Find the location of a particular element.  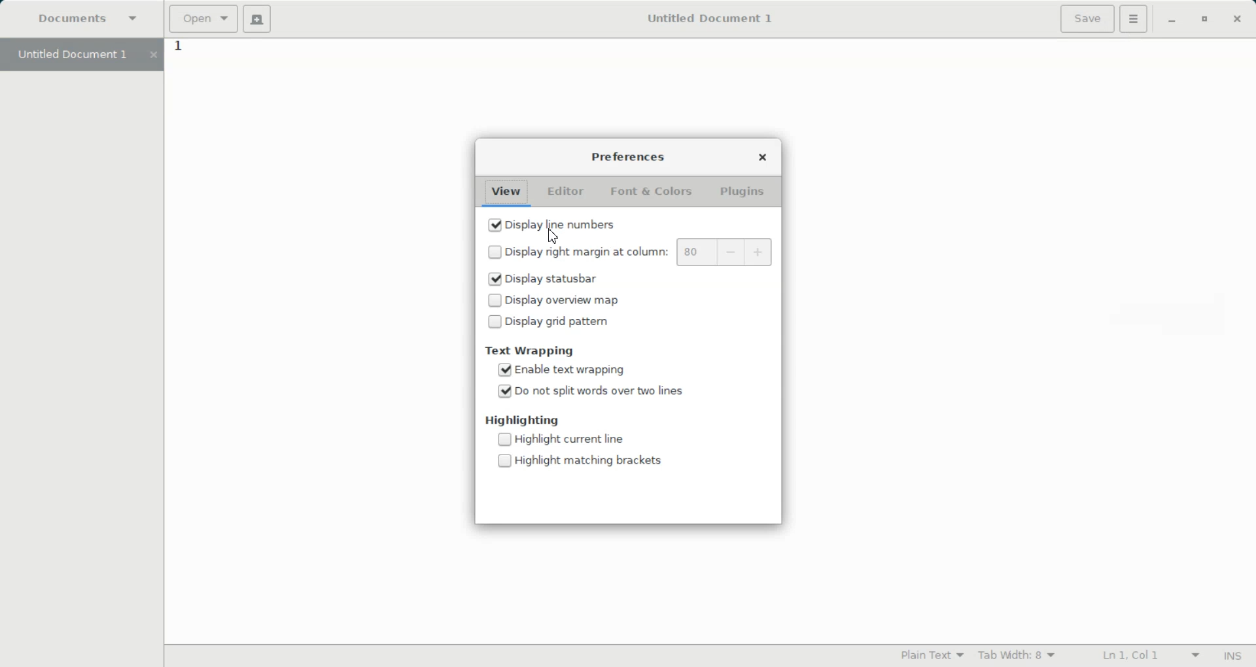

Minimize is located at coordinates (1173, 20).